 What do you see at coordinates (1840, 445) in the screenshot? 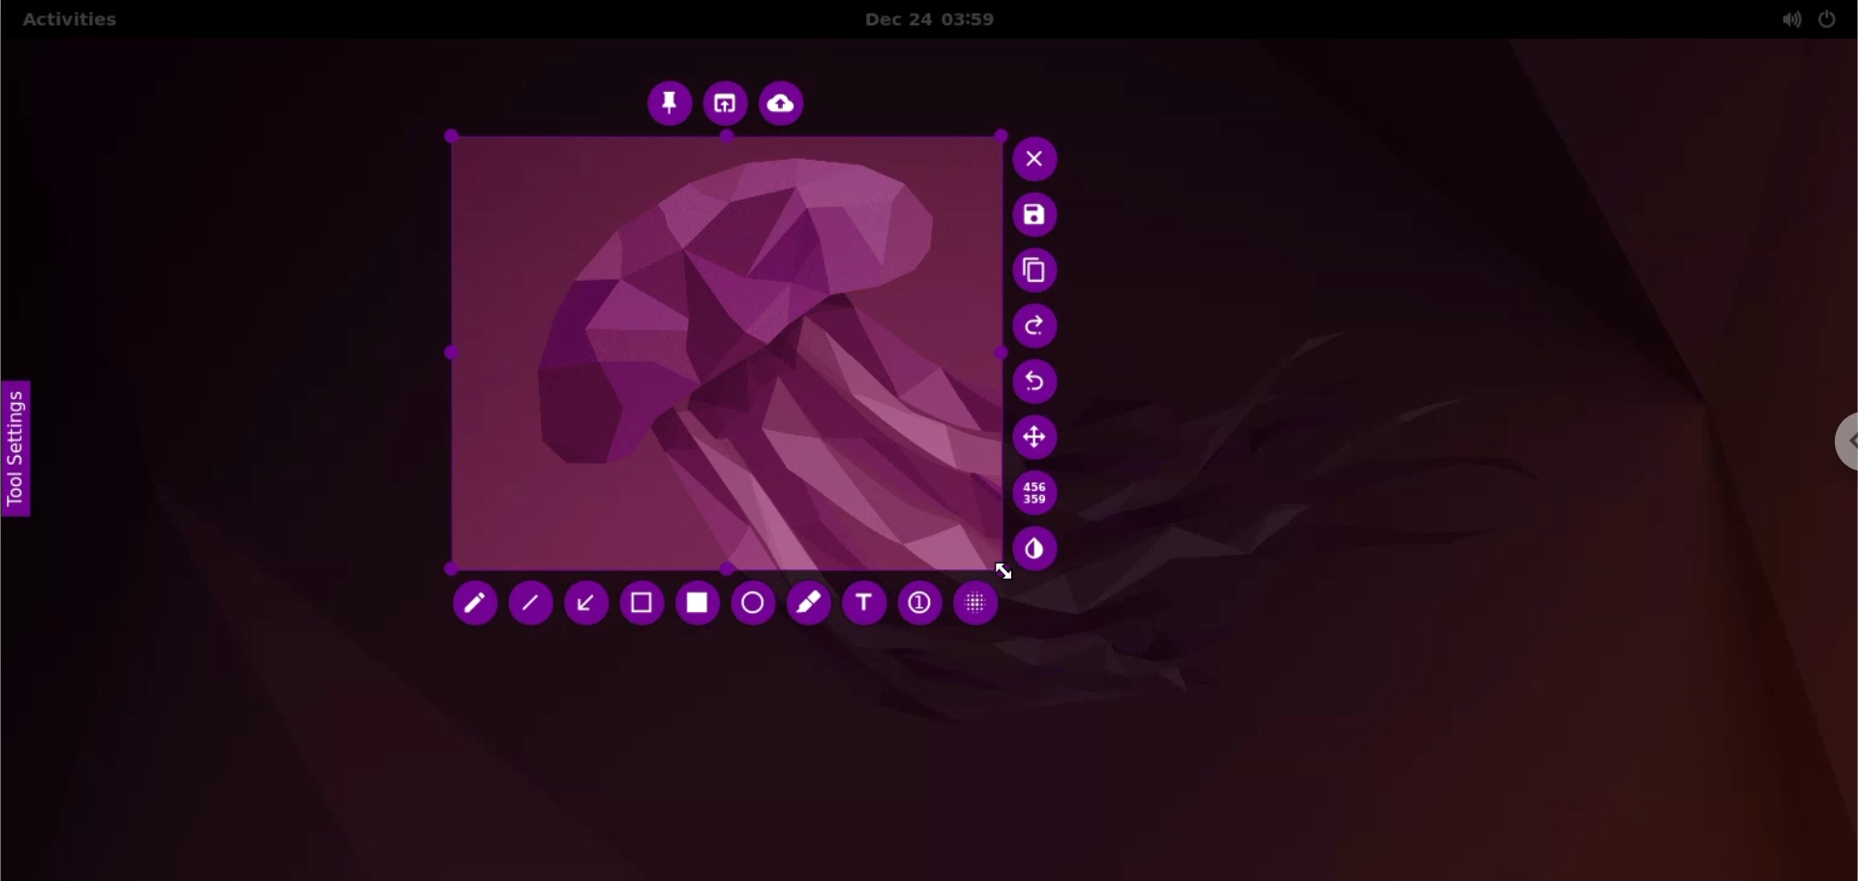
I see `chrome options ` at bounding box center [1840, 445].